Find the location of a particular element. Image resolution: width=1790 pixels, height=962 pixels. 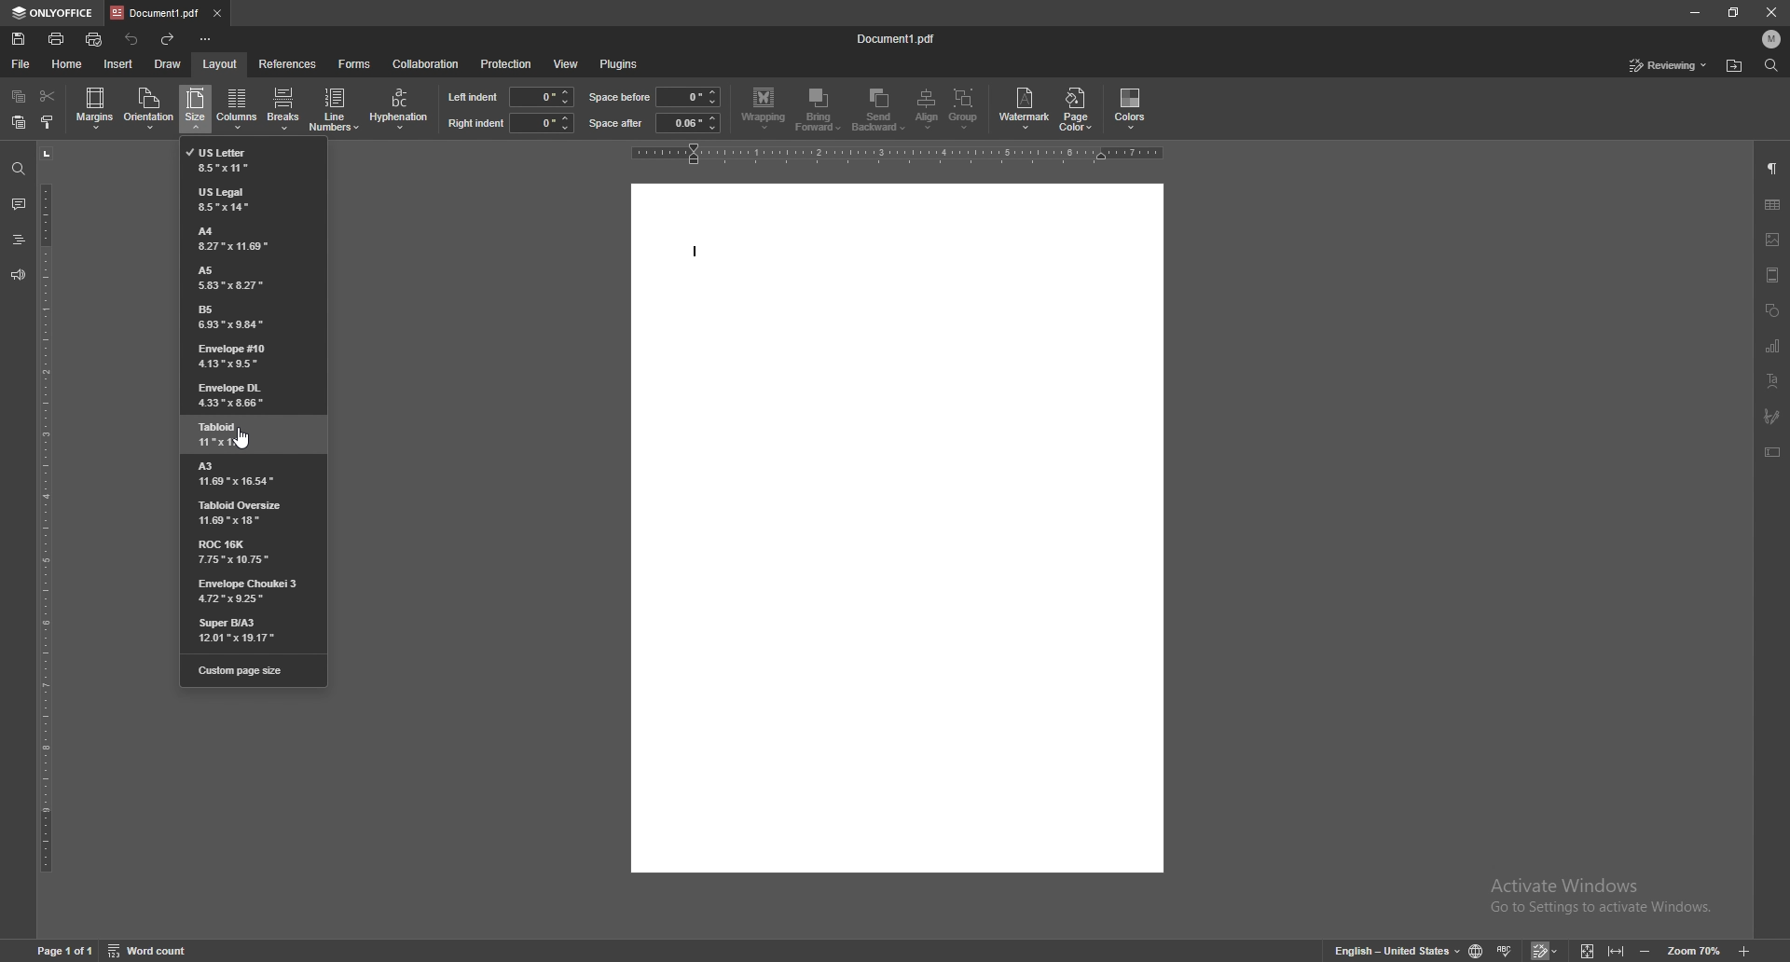

signature is located at coordinates (1771, 416).